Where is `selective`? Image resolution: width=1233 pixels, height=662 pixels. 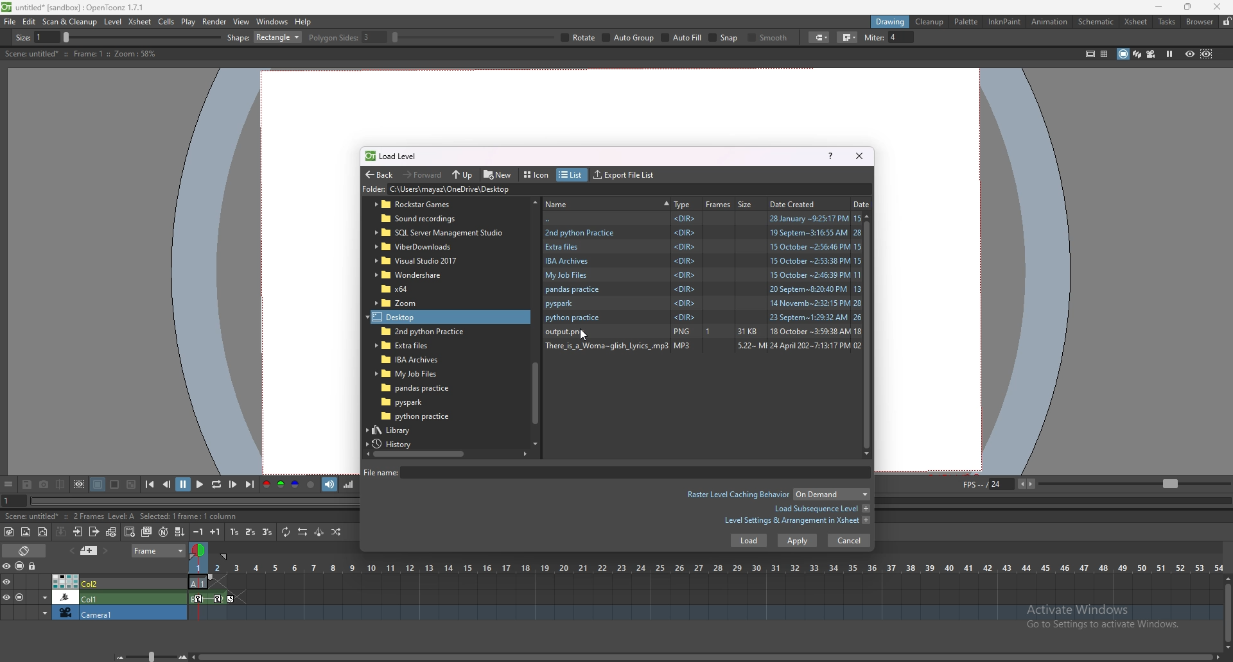
selective is located at coordinates (882, 38).